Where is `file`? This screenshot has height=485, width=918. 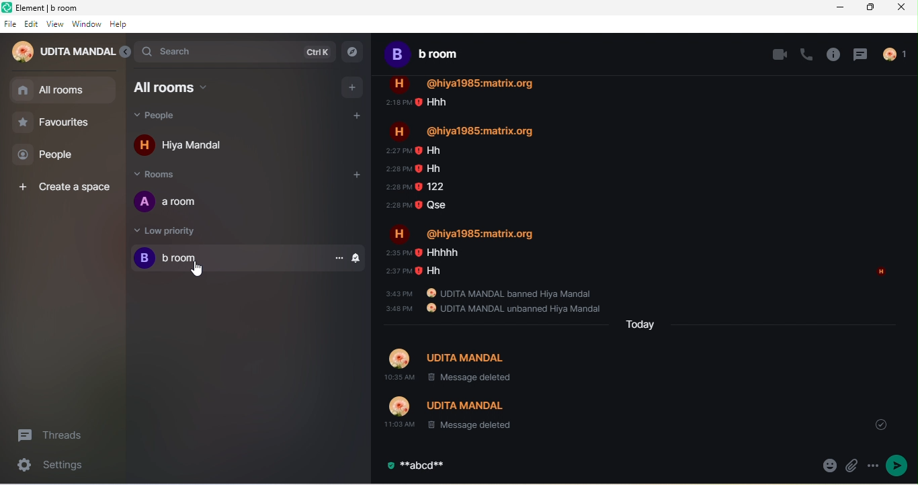
file is located at coordinates (10, 25).